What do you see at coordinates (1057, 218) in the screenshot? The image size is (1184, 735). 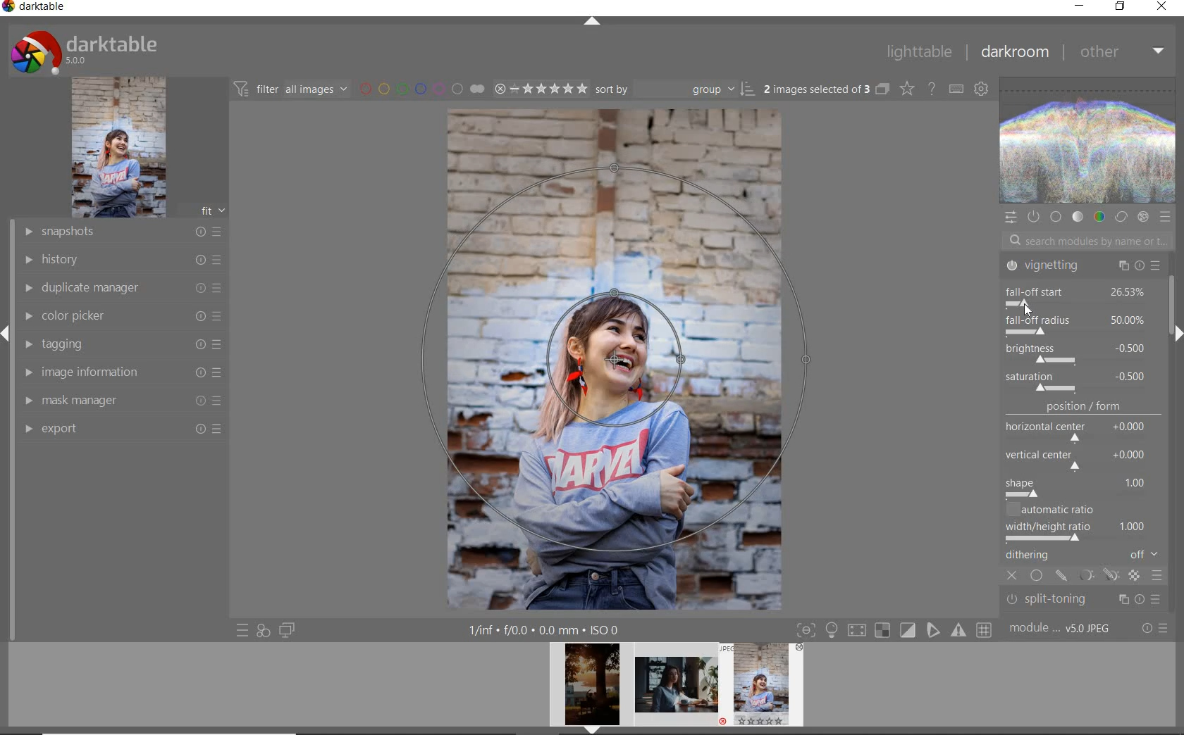 I see `base ` at bounding box center [1057, 218].